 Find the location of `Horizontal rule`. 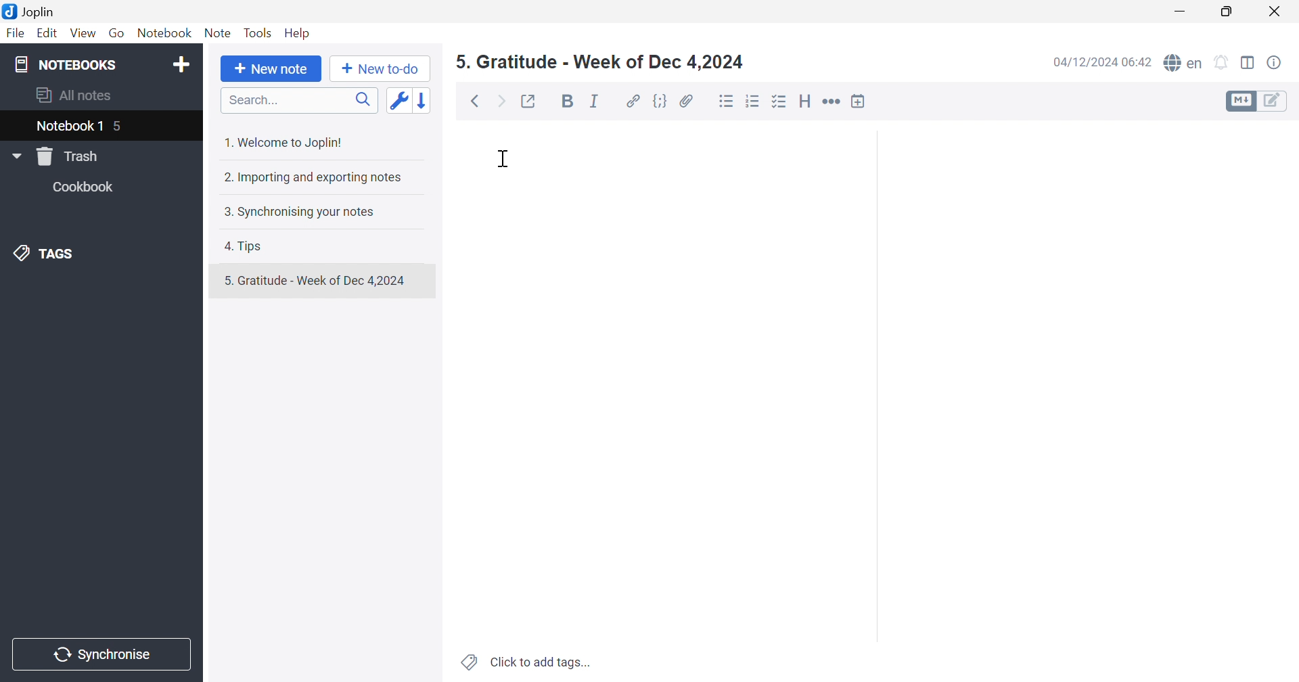

Horizontal rule is located at coordinates (833, 101).